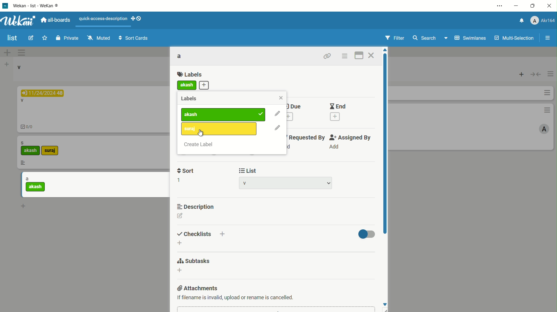 The height and width of the screenshot is (312, 557). Describe the element at coordinates (385, 303) in the screenshot. I see `move down` at that location.